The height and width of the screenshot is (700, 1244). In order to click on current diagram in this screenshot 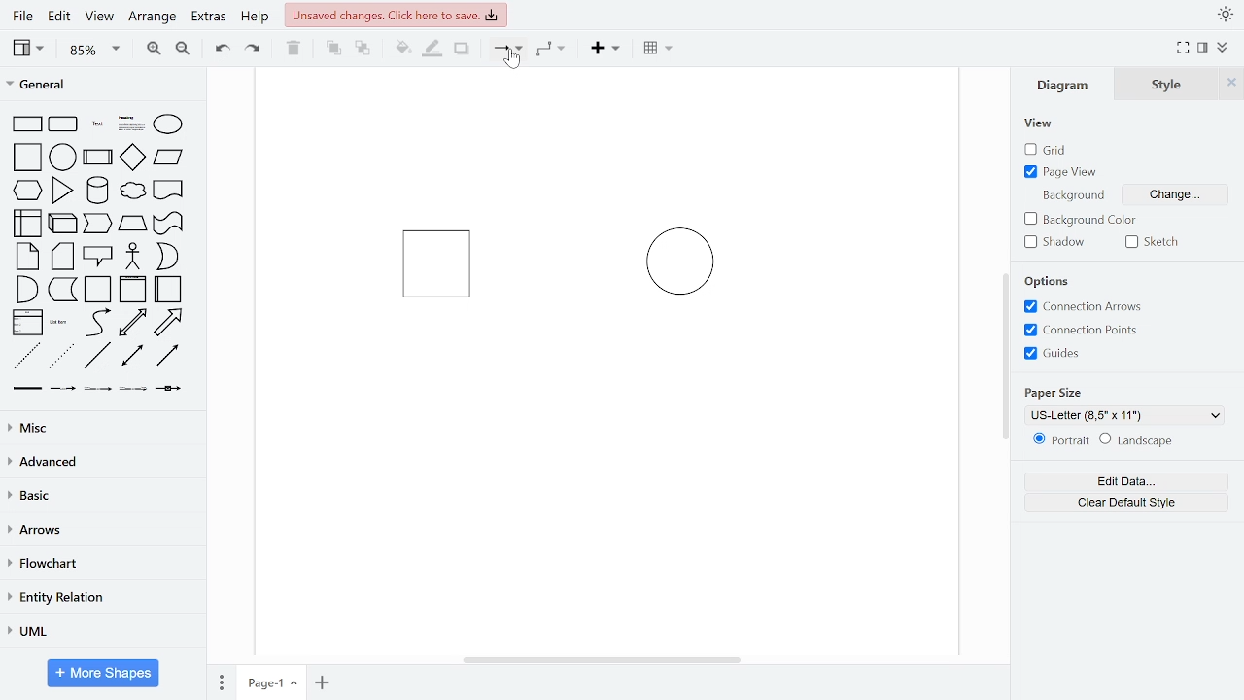, I will do `click(597, 302)`.